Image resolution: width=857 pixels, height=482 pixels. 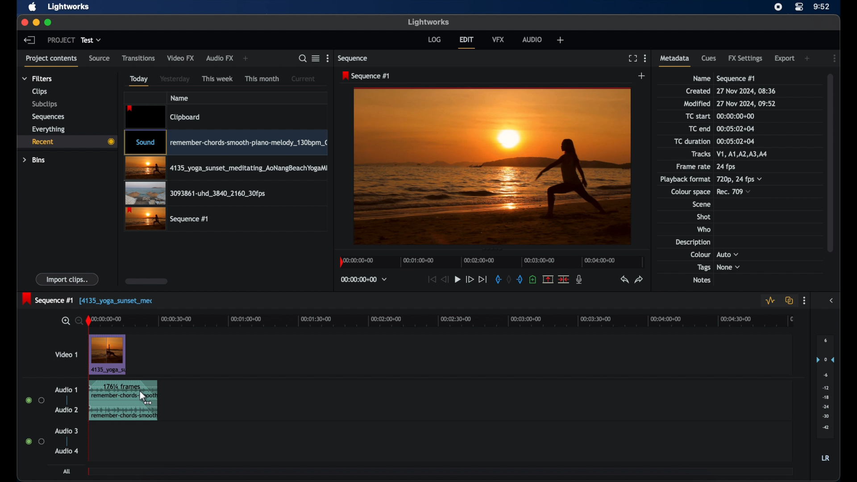 What do you see at coordinates (67, 431) in the screenshot?
I see `audio 3` at bounding box center [67, 431].